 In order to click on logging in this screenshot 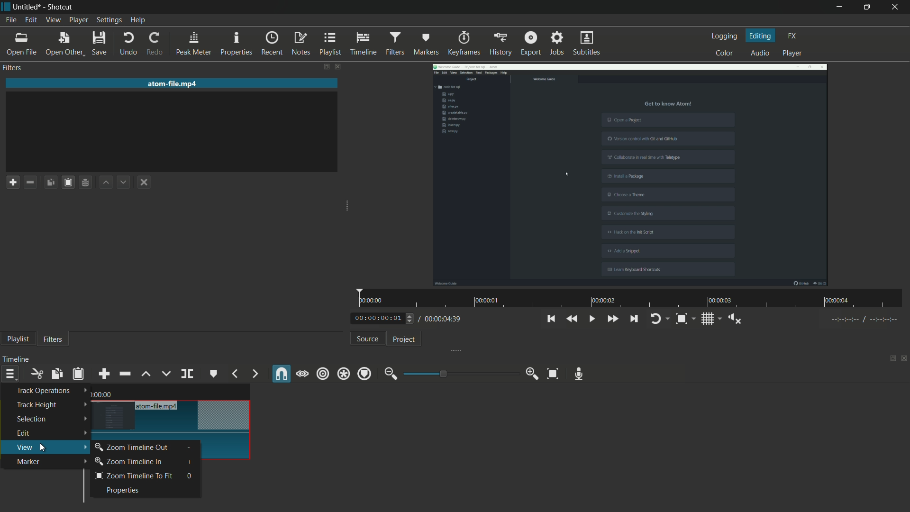, I will do `click(726, 36)`.